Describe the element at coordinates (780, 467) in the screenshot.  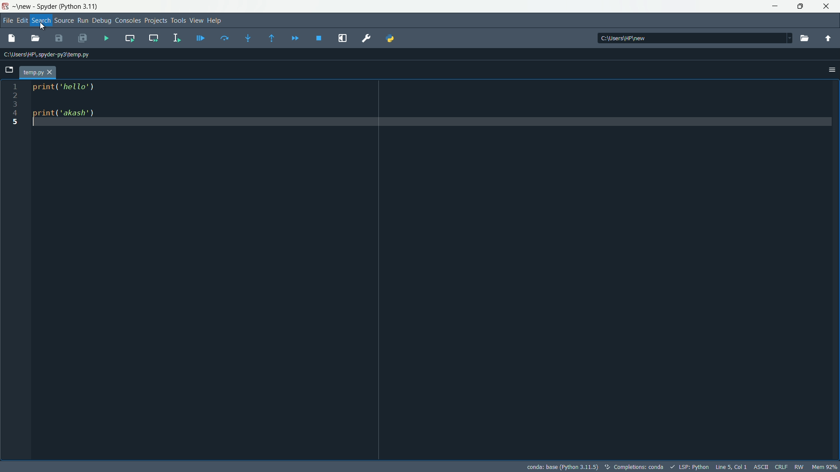
I see `CRLF` at that location.